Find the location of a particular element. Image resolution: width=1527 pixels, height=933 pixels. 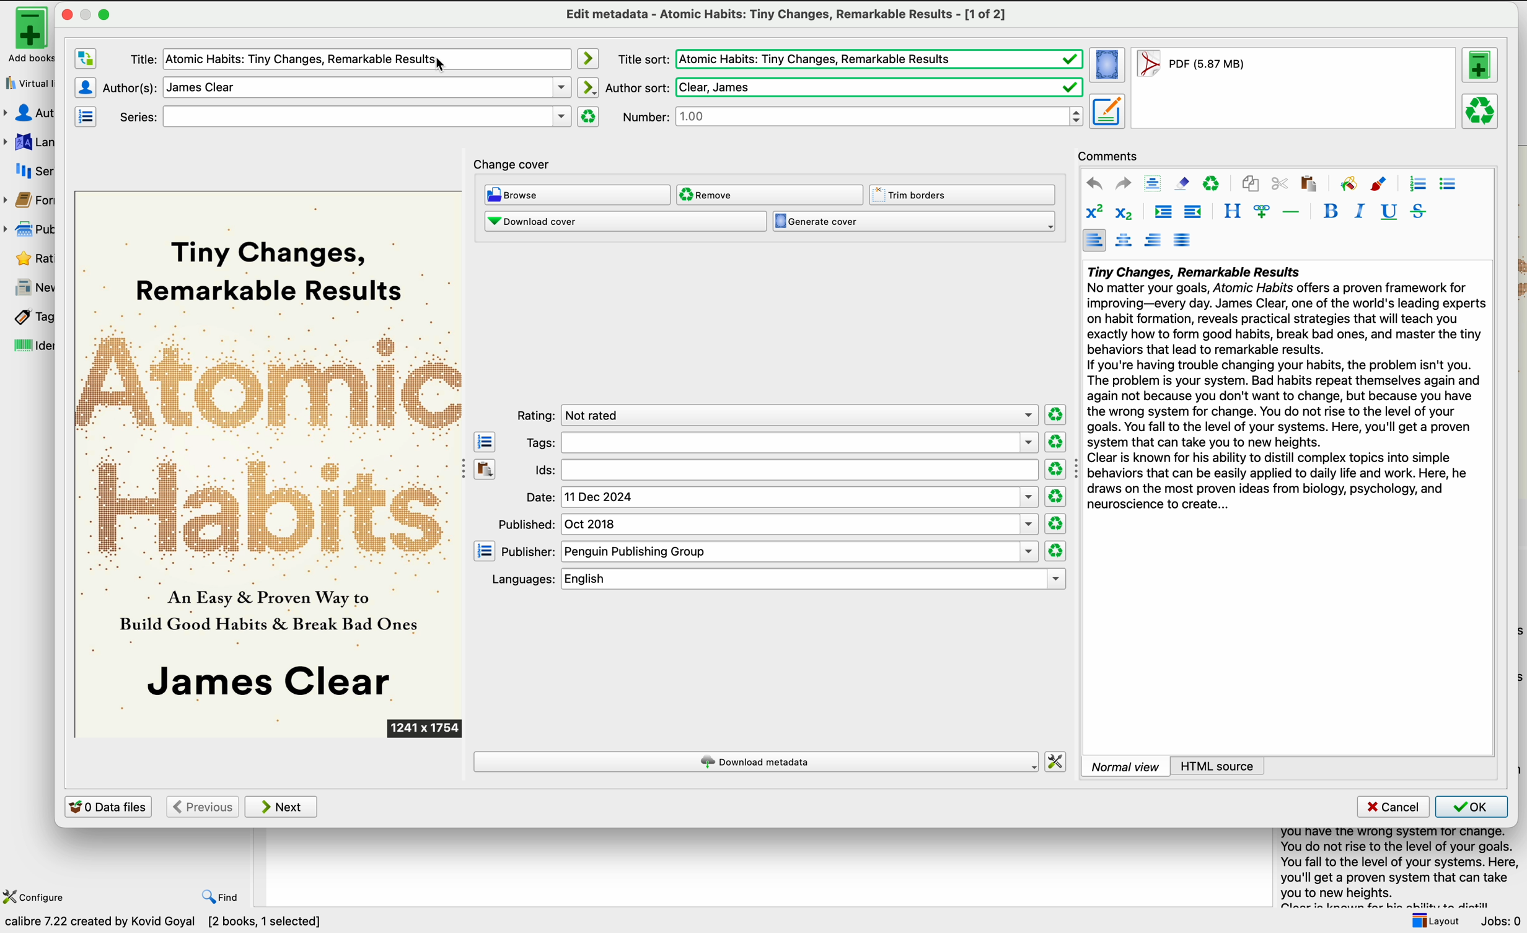

jobs: 0 is located at coordinates (1502, 921).